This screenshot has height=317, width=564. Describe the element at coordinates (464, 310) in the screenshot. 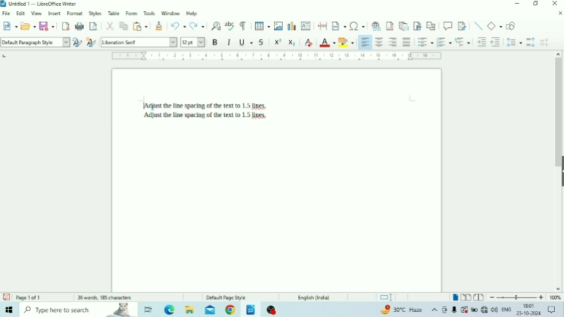

I see `Warning` at that location.